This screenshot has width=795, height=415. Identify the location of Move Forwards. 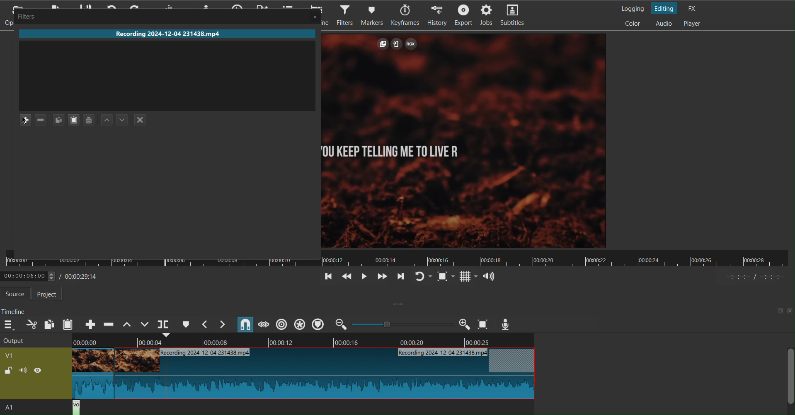
(381, 277).